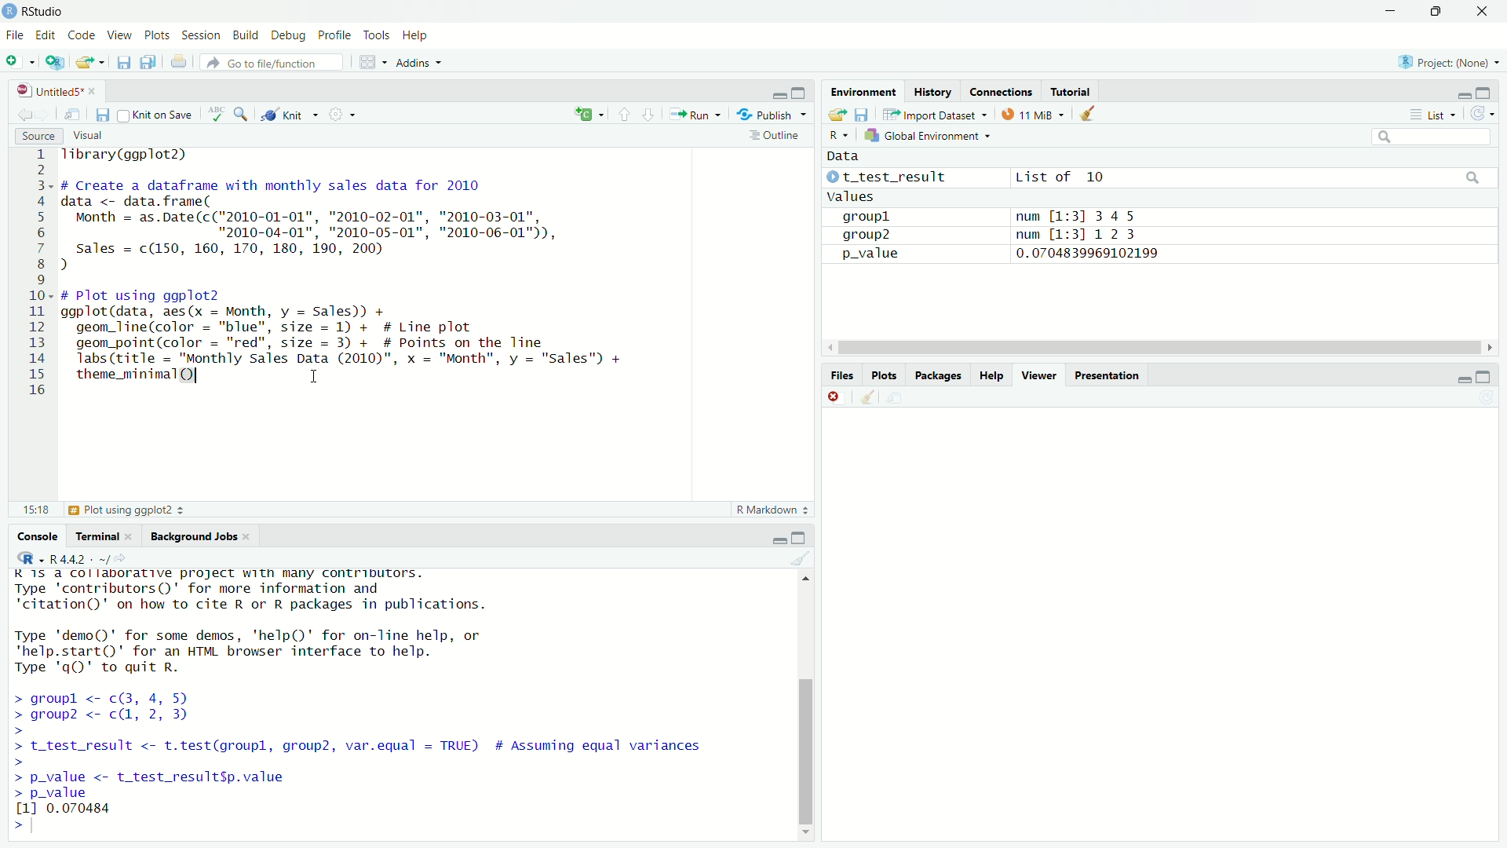 The height and width of the screenshot is (848, 1507). I want to click on clear object from workspace, so click(1091, 112).